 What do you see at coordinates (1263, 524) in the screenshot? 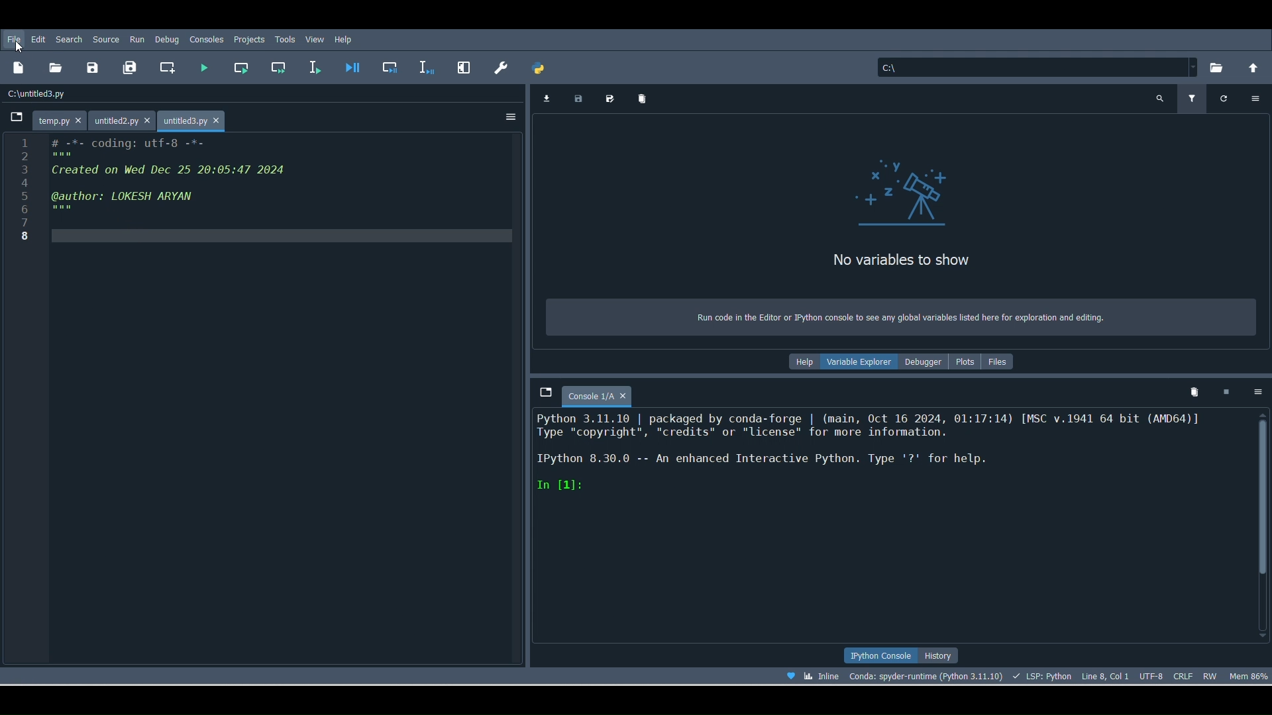
I see `Scroll bar` at bounding box center [1263, 524].